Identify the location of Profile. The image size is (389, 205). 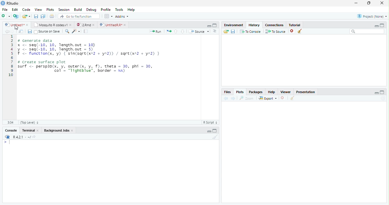
(106, 9).